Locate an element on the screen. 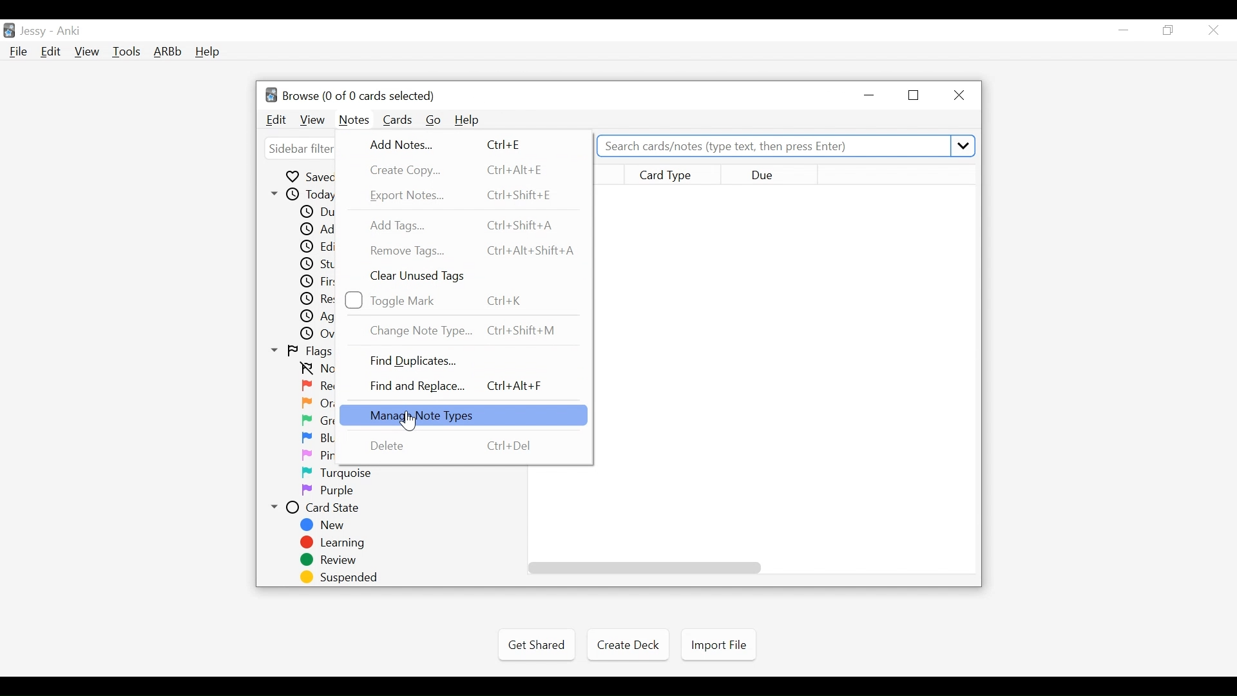  Search Cards/notes is located at coordinates (787, 146).